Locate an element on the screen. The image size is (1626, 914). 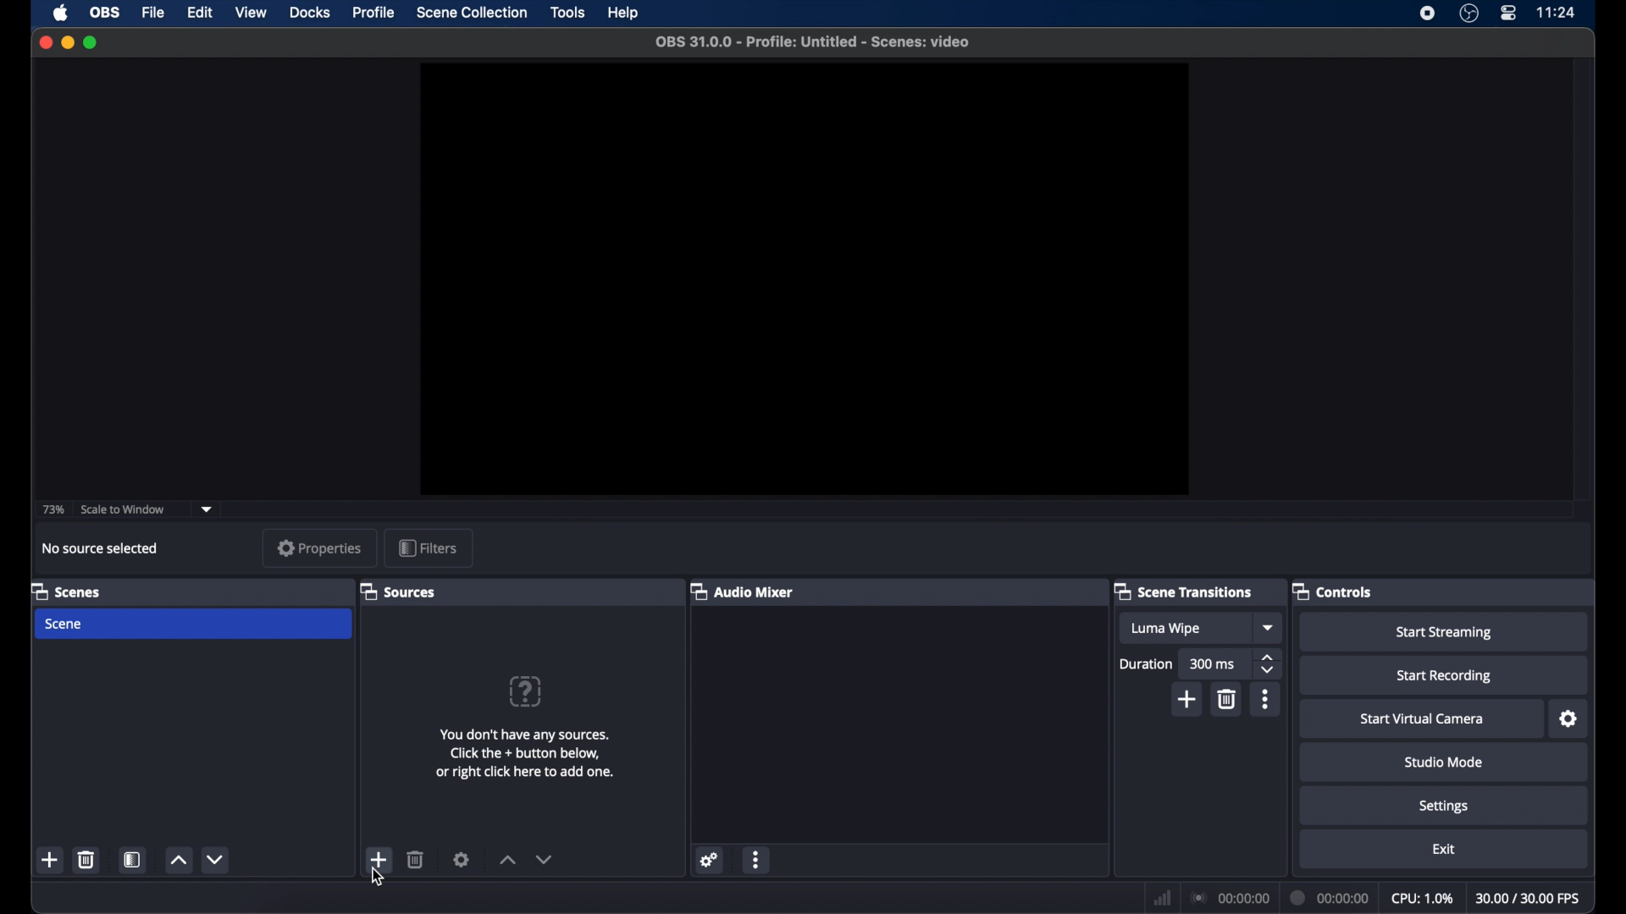
properties is located at coordinates (319, 548).